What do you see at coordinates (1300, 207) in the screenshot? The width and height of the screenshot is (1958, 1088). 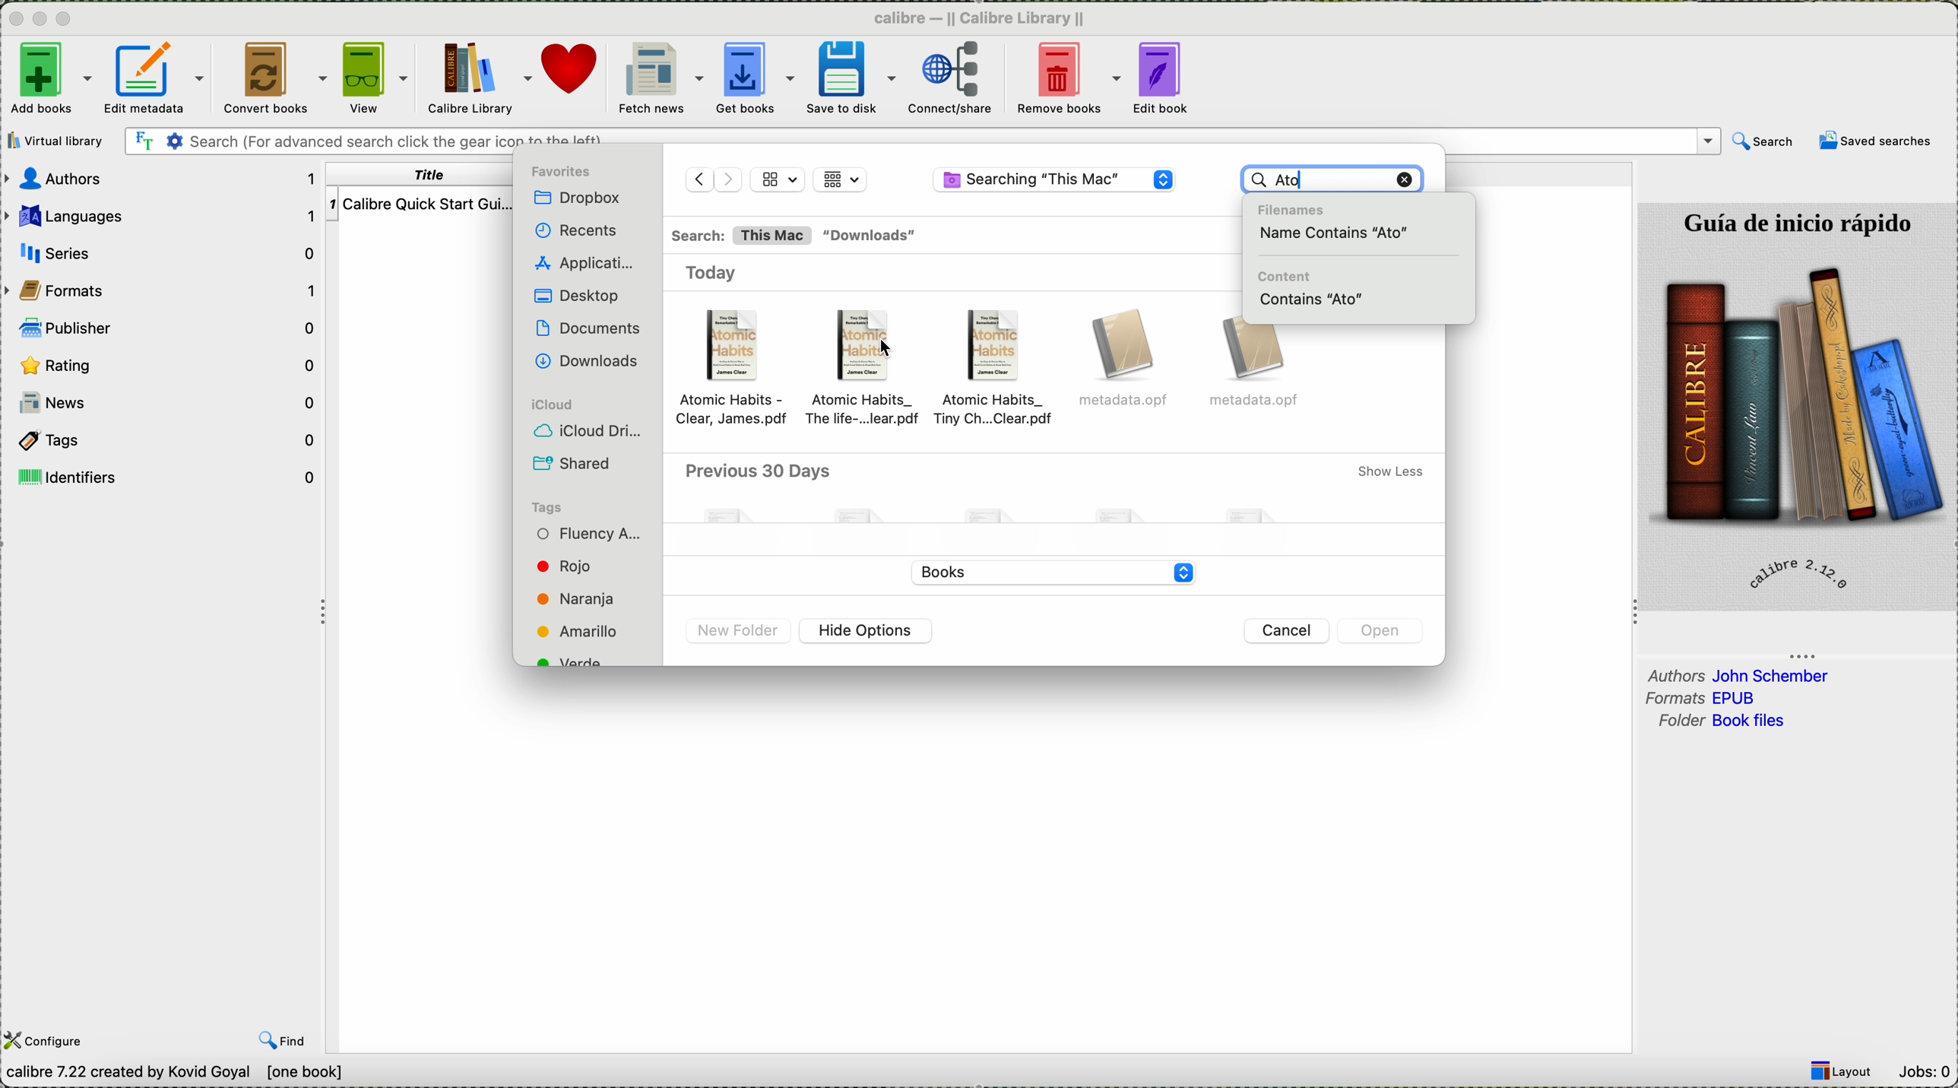 I see `filename` at bounding box center [1300, 207].